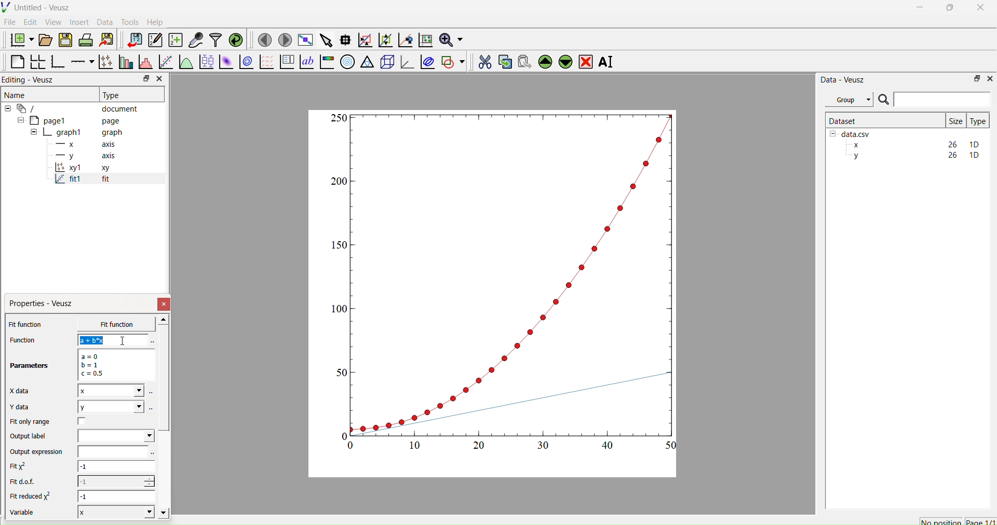 The height and width of the screenshot is (525, 997). I want to click on x, so click(109, 324).